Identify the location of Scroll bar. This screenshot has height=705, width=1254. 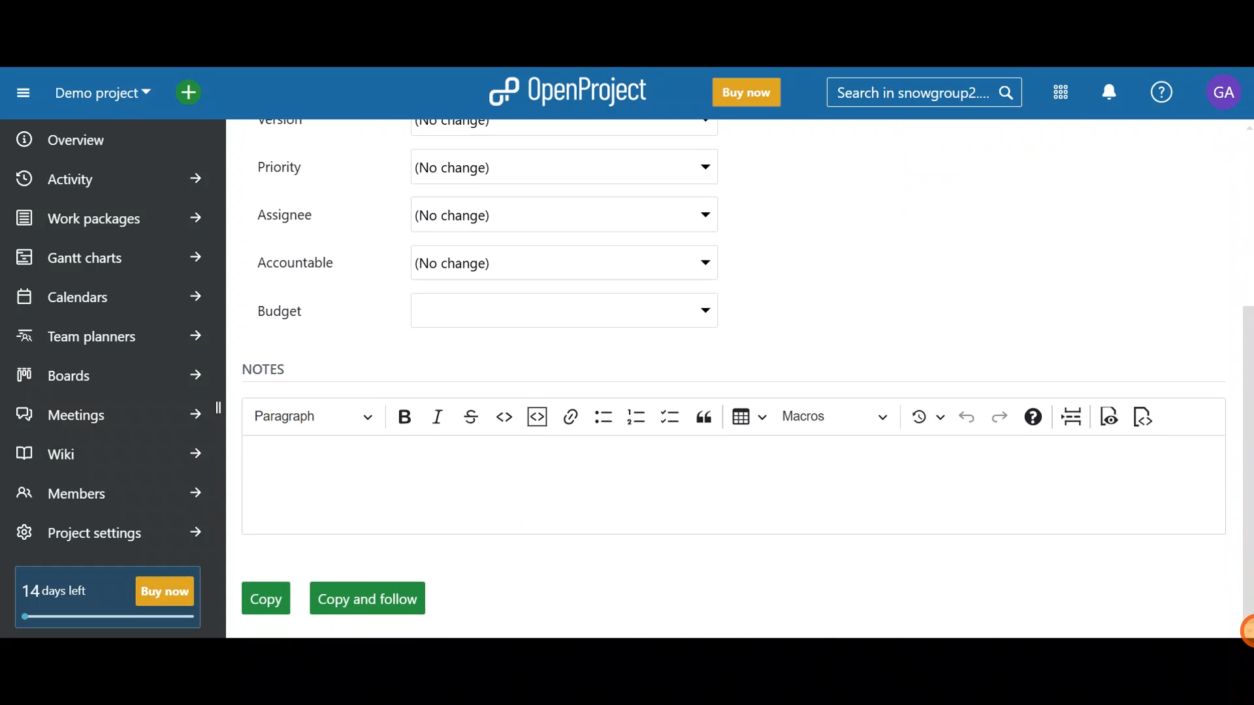
(1246, 377).